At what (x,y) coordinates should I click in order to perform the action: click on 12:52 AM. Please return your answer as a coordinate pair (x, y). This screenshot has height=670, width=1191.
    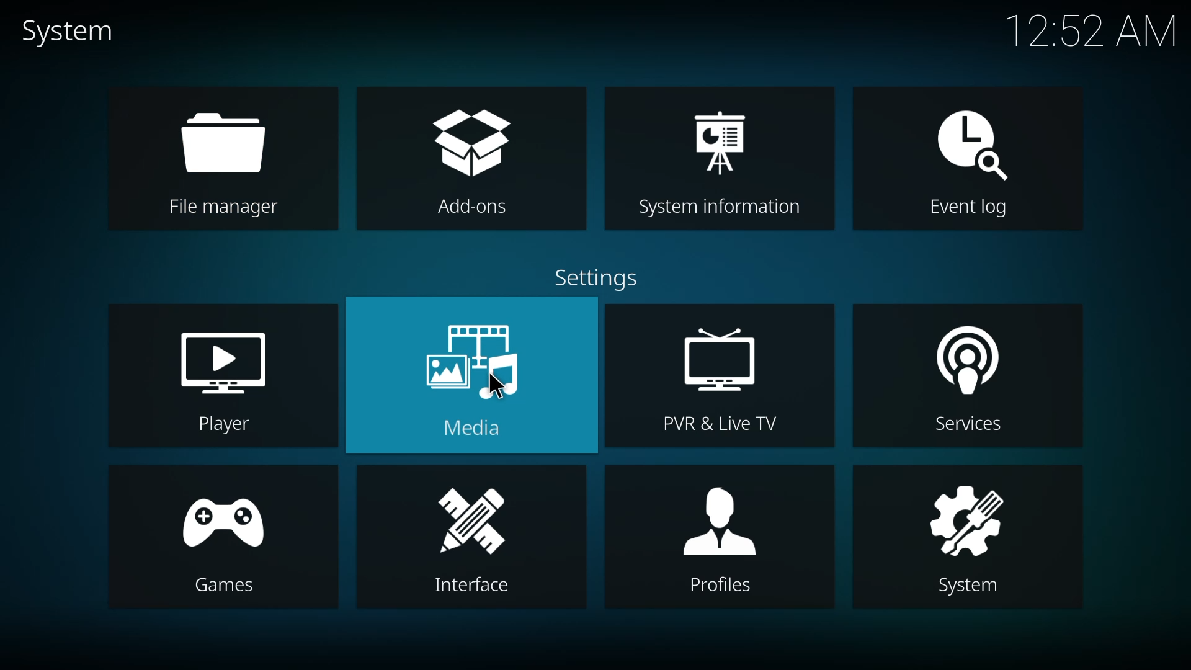
    Looking at the image, I should click on (1090, 35).